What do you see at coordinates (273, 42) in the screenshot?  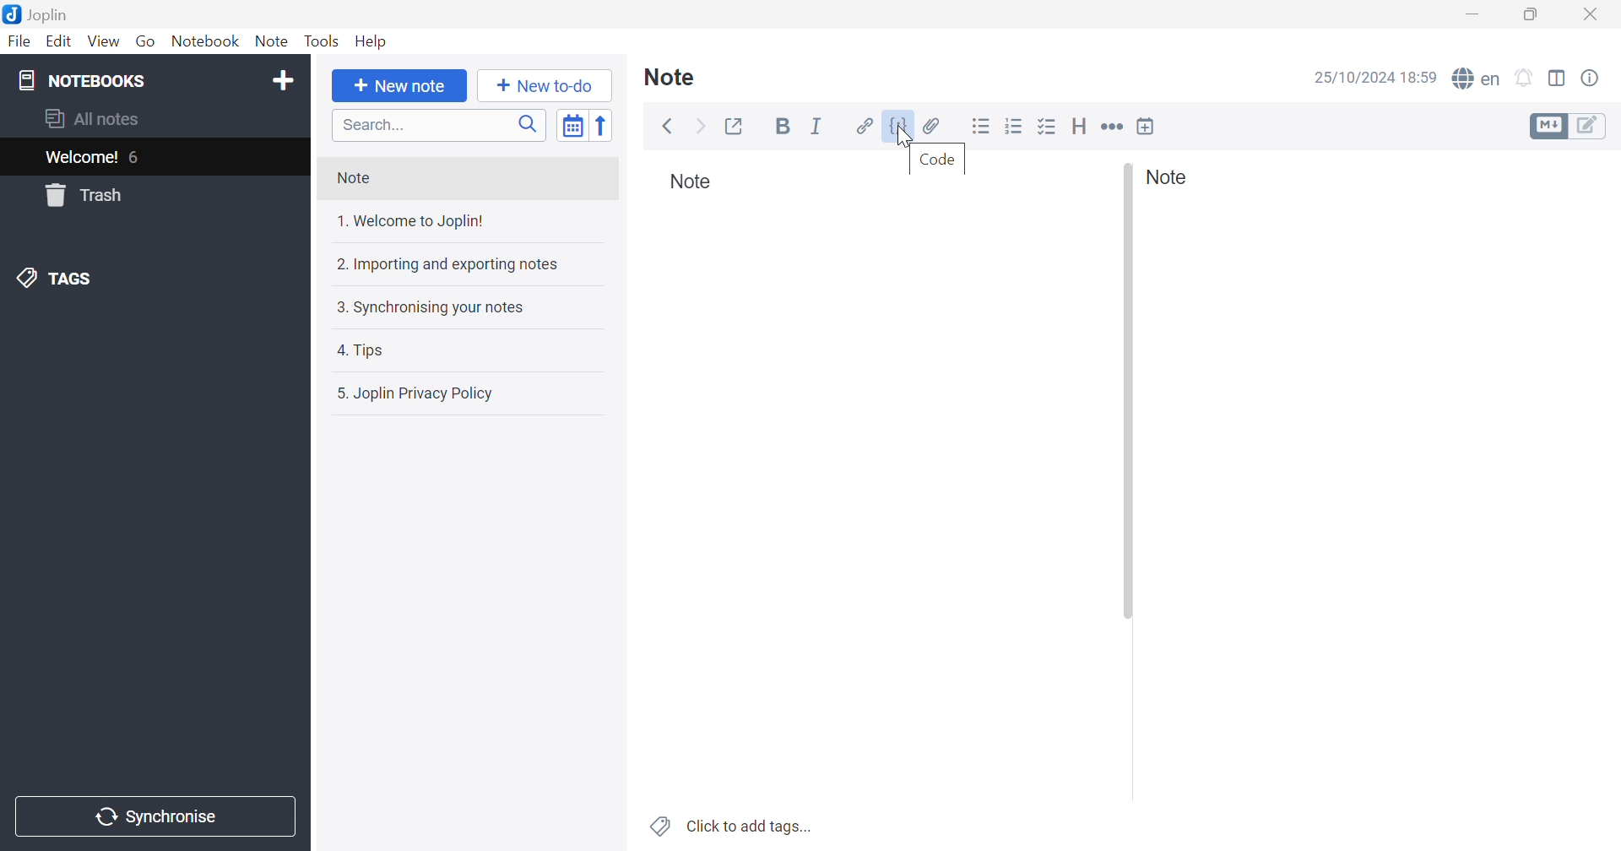 I see `Note` at bounding box center [273, 42].